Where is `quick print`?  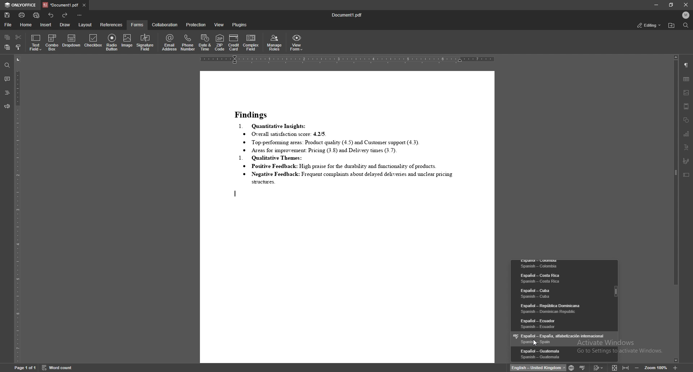
quick print is located at coordinates (37, 15).